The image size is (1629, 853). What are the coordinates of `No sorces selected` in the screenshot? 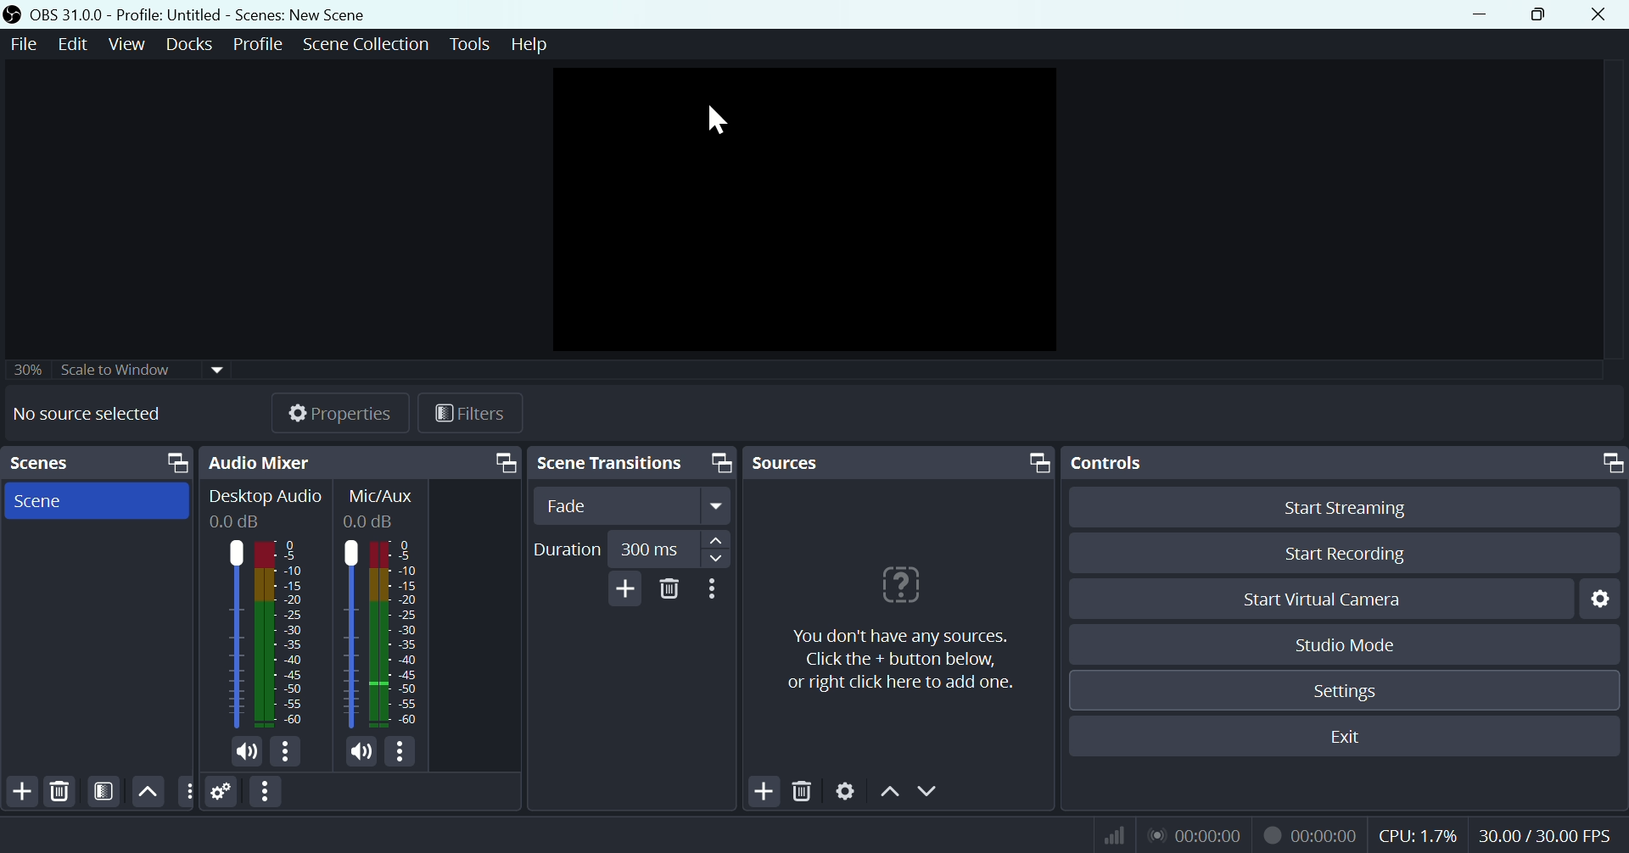 It's located at (83, 415).